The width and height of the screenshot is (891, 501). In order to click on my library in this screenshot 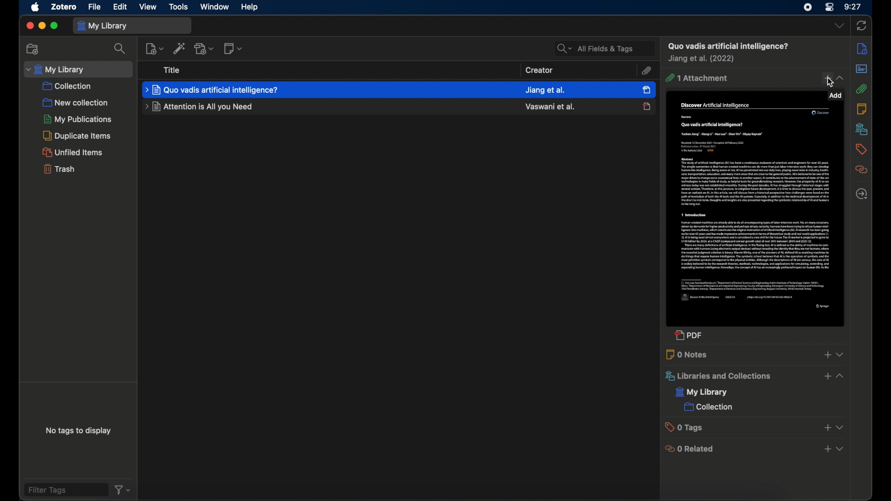, I will do `click(132, 25)`.